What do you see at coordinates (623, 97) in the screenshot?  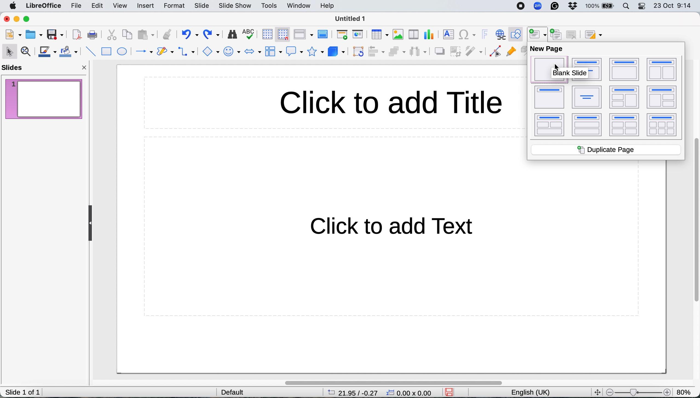 I see `title, two content, content` at bounding box center [623, 97].